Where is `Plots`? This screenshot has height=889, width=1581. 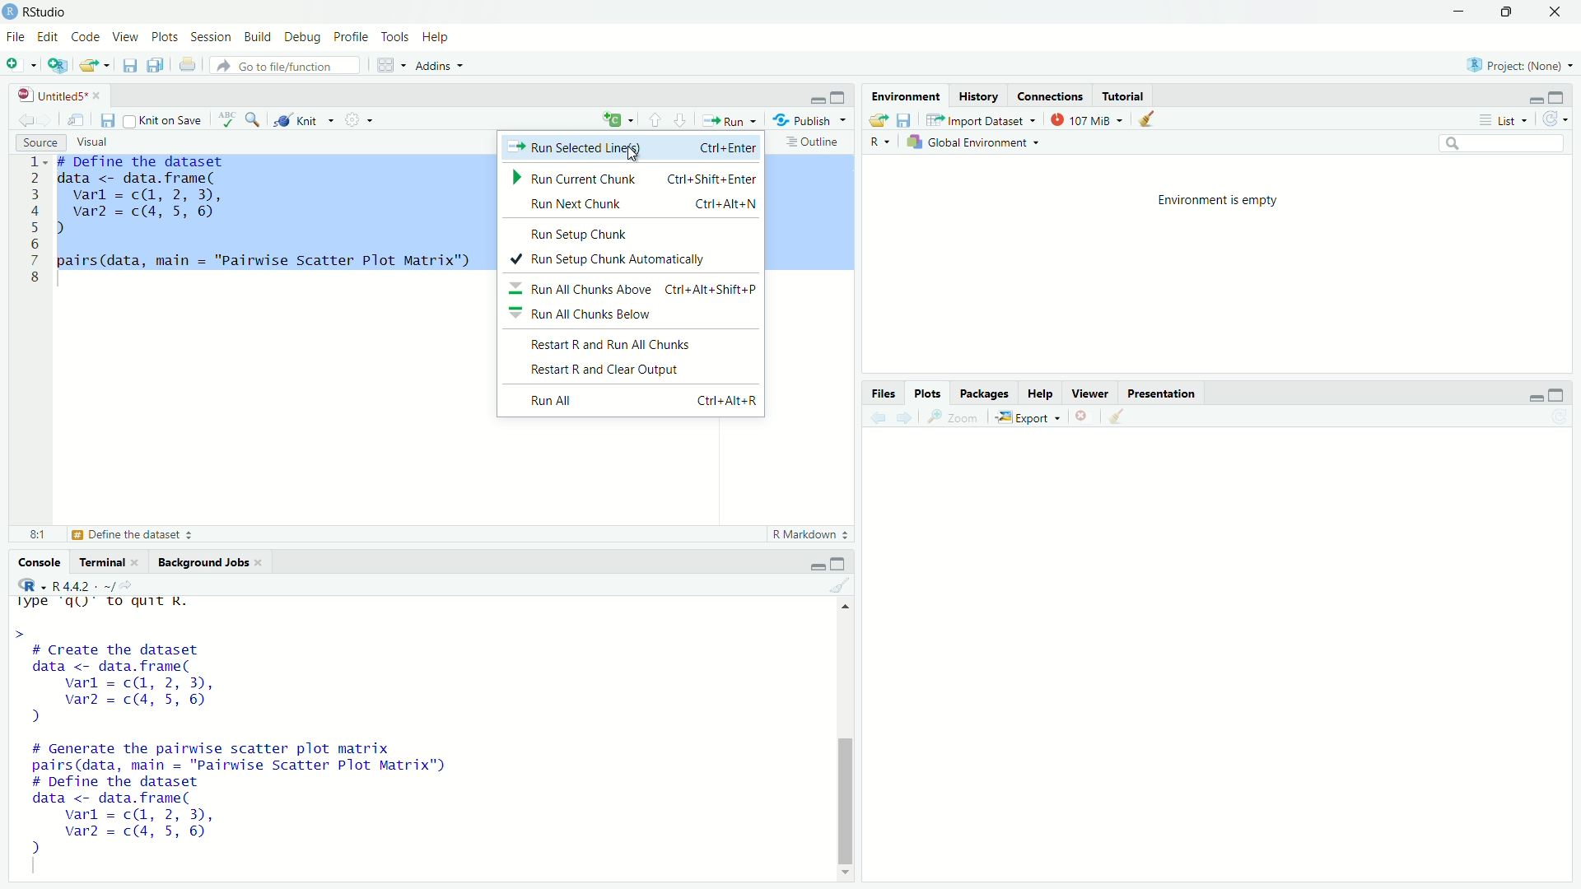 Plots is located at coordinates (929, 393).